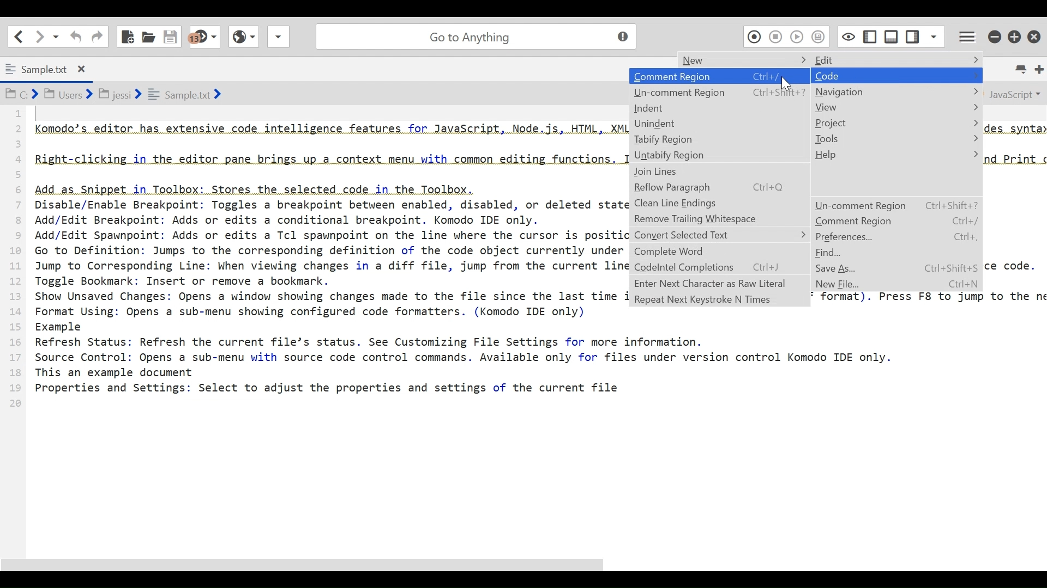  Describe the element at coordinates (719, 156) in the screenshot. I see `Untabify Region` at that location.